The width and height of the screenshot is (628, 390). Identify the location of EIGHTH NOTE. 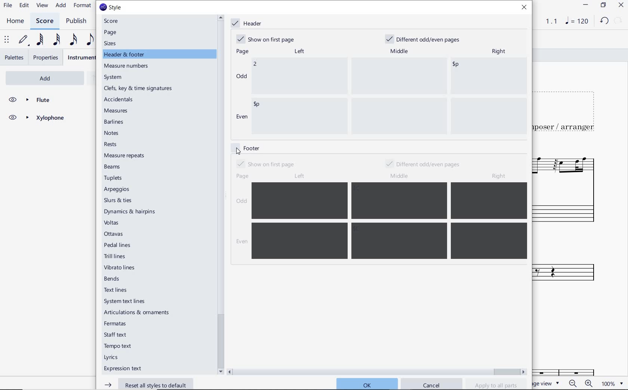
(90, 39).